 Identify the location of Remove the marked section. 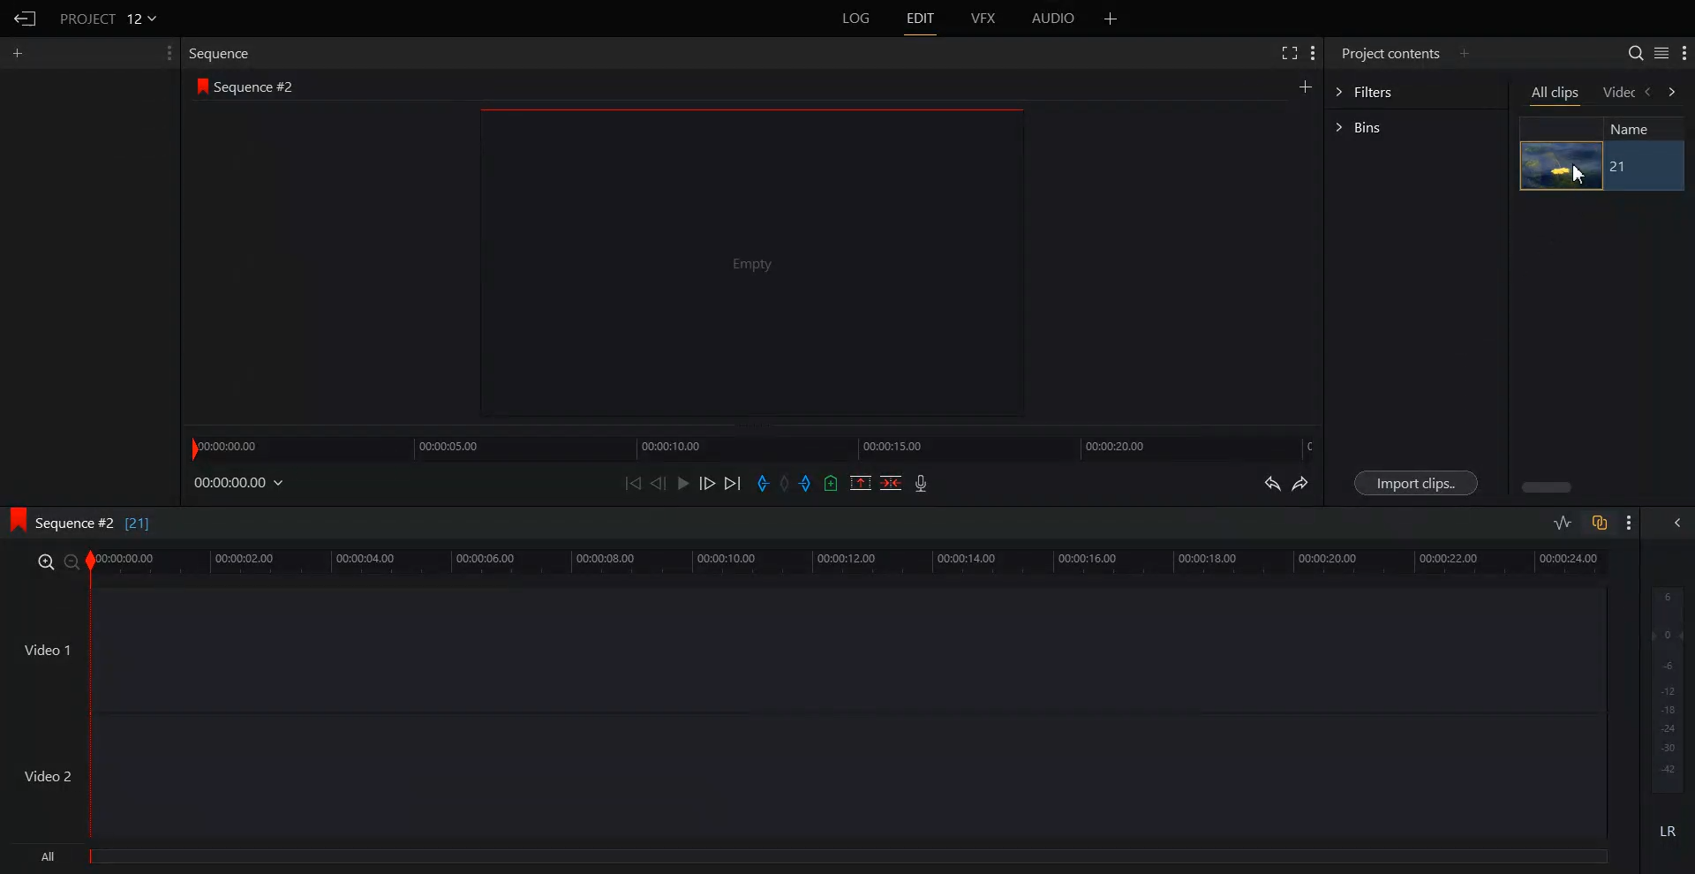
(860, 483).